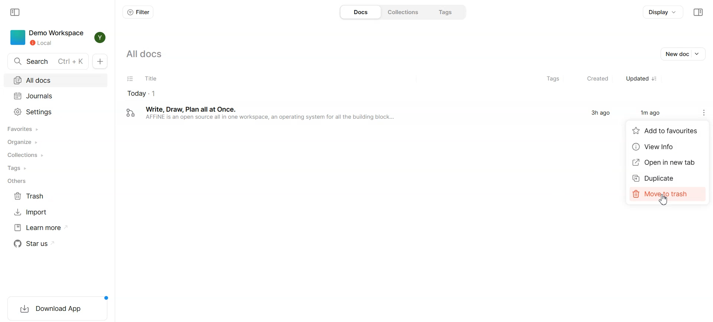 The image size is (713, 322). Describe the element at coordinates (336, 79) in the screenshot. I see `Title` at that location.